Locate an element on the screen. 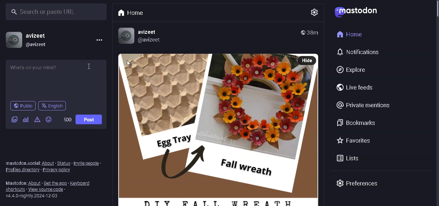 This screenshot has width=439, height=206. home is located at coordinates (350, 33).